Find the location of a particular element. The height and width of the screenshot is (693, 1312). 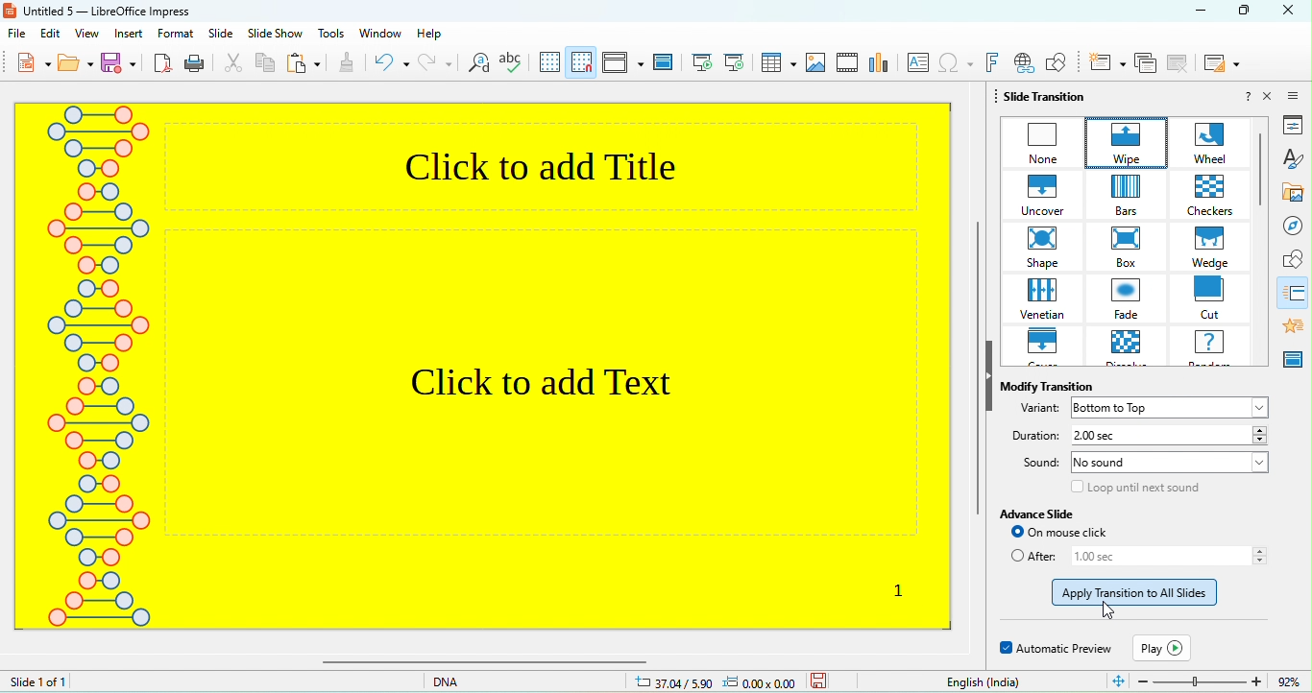

properties is located at coordinates (1287, 126).